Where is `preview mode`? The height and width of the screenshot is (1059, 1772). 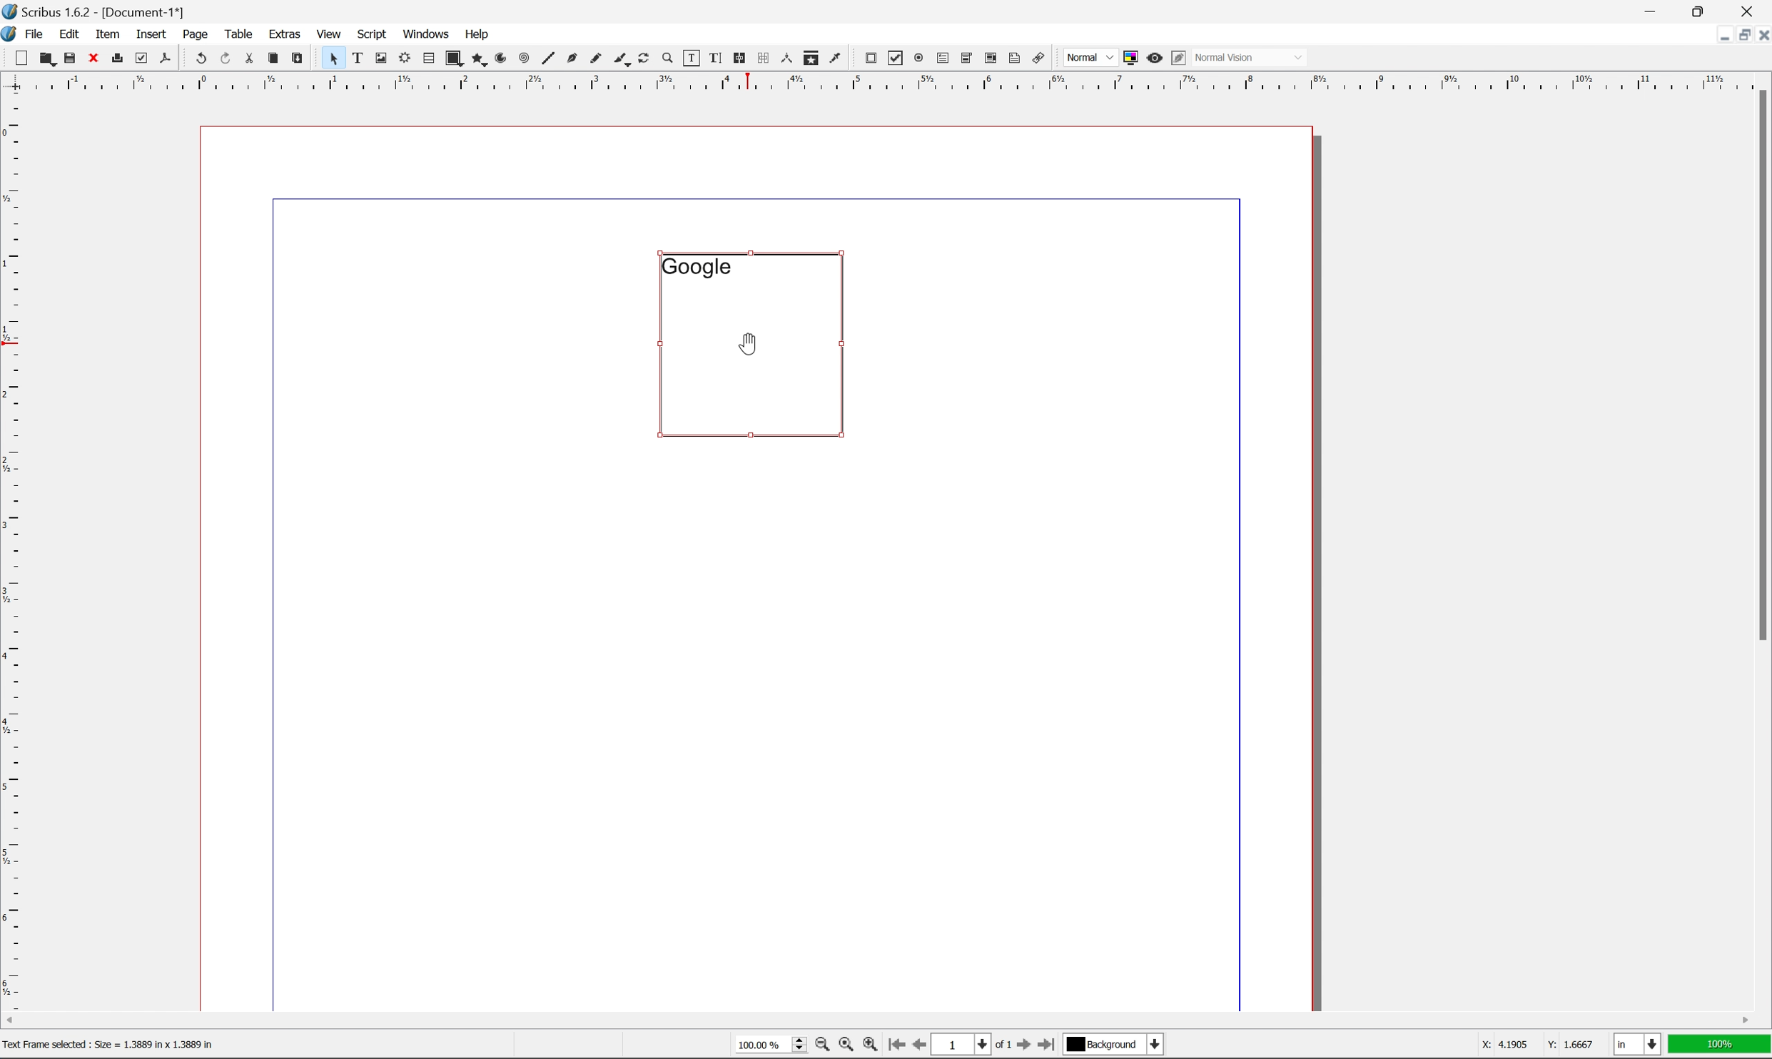
preview mode is located at coordinates (1153, 57).